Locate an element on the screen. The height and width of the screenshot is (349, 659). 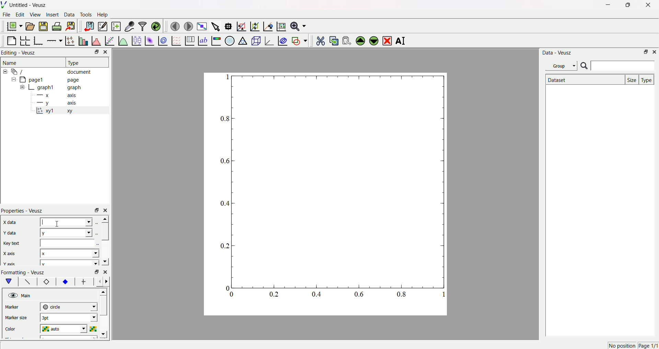
Untitled - Veusz is located at coordinates (29, 5).